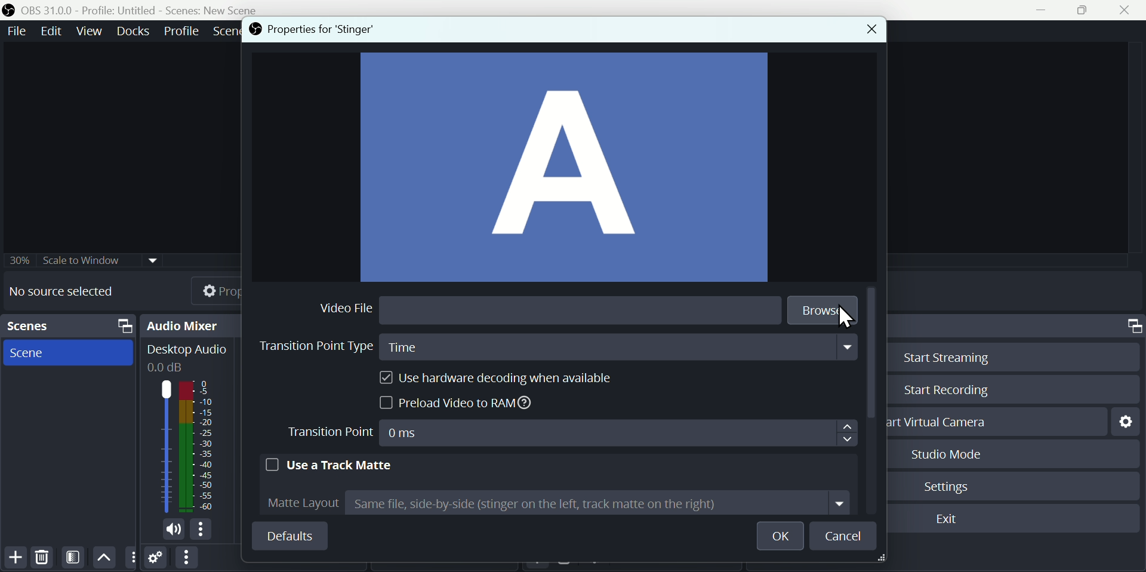  Describe the element at coordinates (131, 558) in the screenshot. I see `more option` at that location.